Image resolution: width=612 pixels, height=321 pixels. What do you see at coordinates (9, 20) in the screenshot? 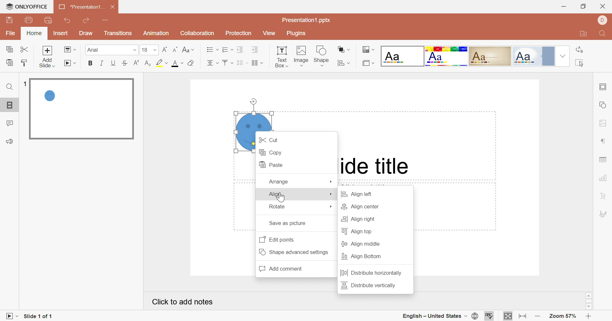
I see `Save` at bounding box center [9, 20].